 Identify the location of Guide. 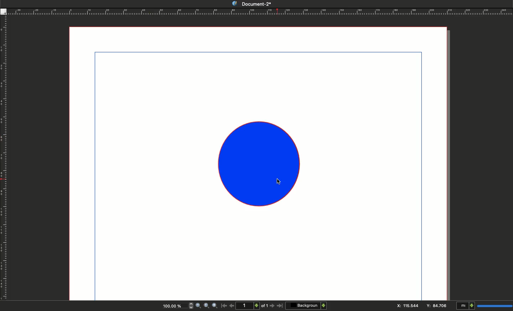
(3, 11).